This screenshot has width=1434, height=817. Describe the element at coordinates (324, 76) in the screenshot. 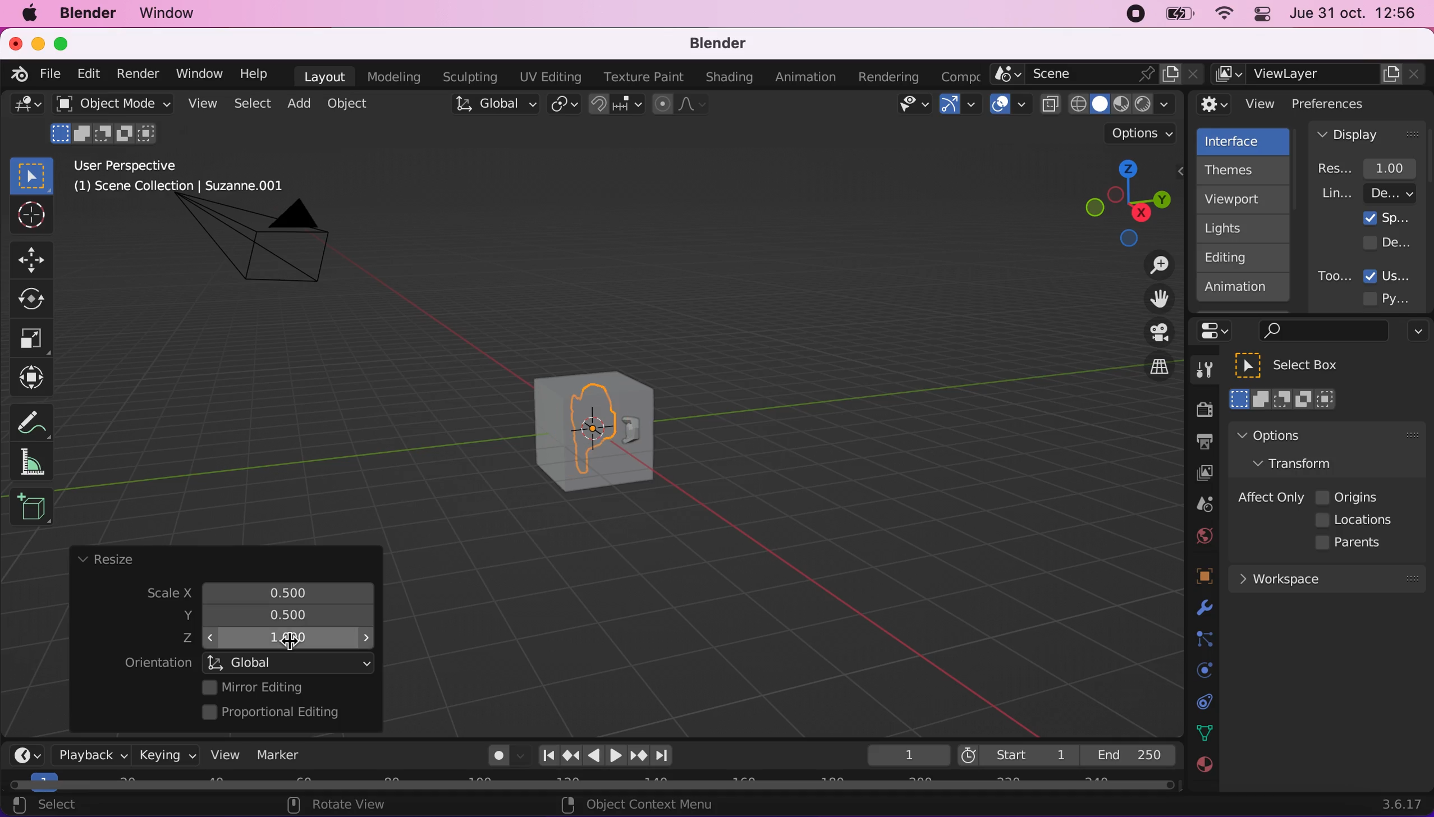

I see `layout` at that location.